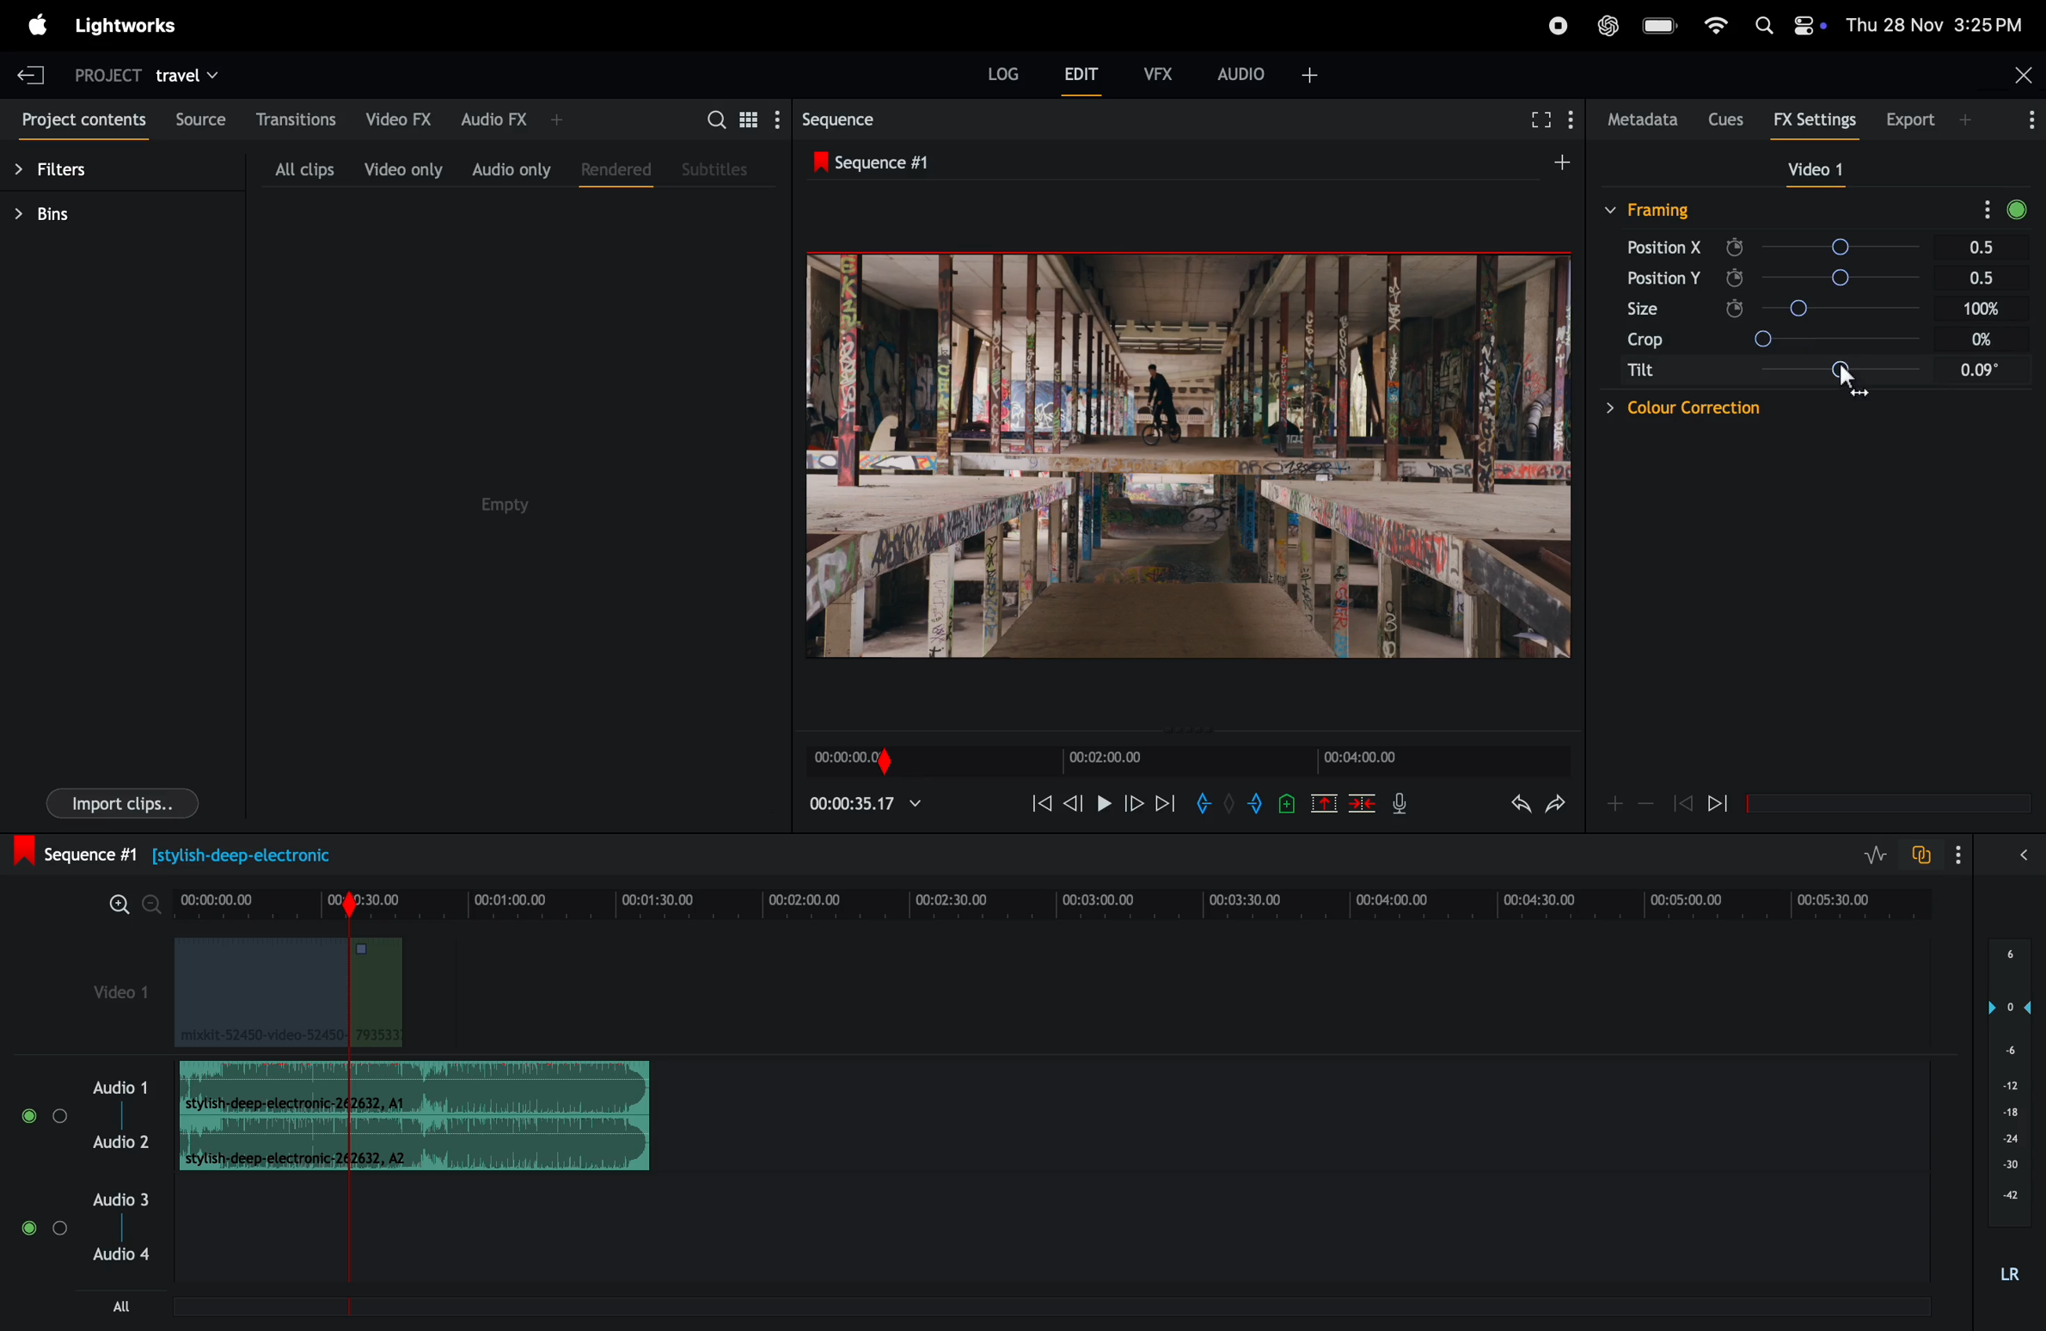  I want to click on Enable/Disable keyframe, so click(1731, 308).